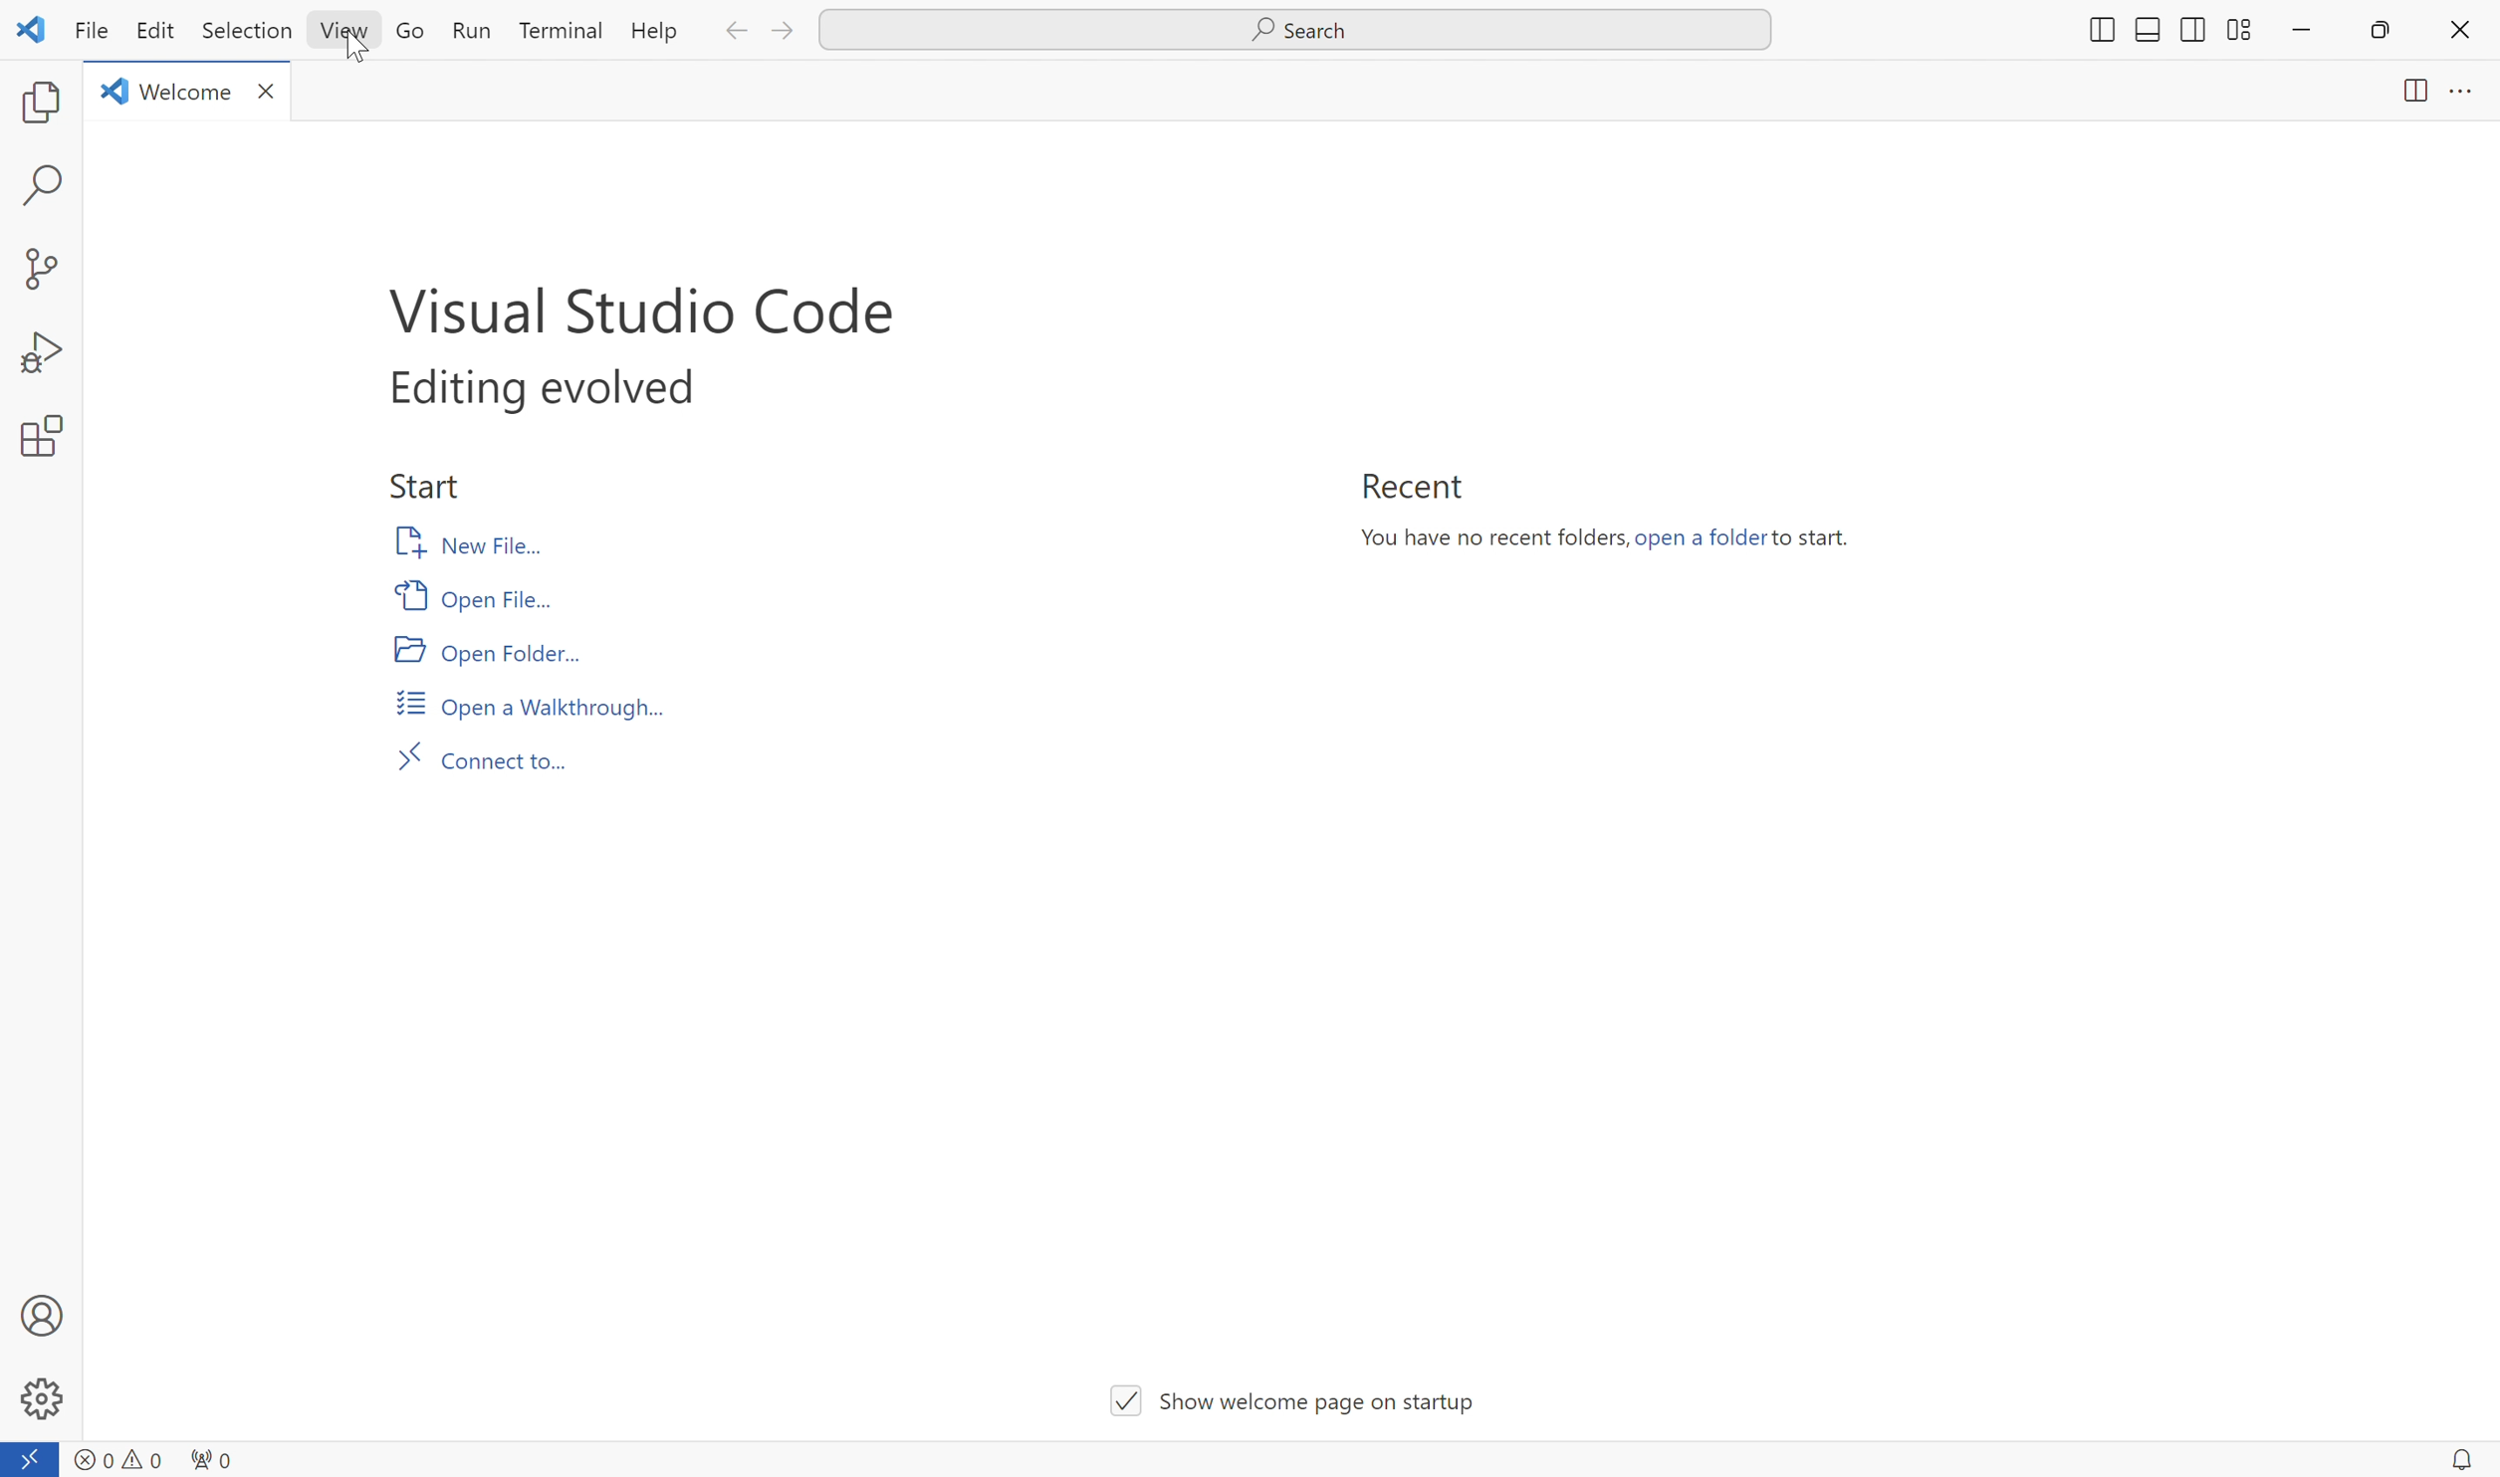 The width and height of the screenshot is (2500, 1477). Describe the element at coordinates (31, 1457) in the screenshot. I see `open a remote window` at that location.